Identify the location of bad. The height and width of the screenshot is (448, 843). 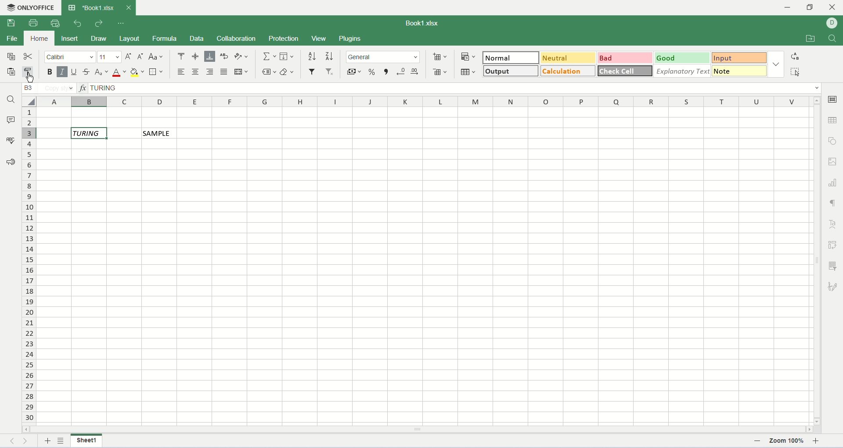
(625, 58).